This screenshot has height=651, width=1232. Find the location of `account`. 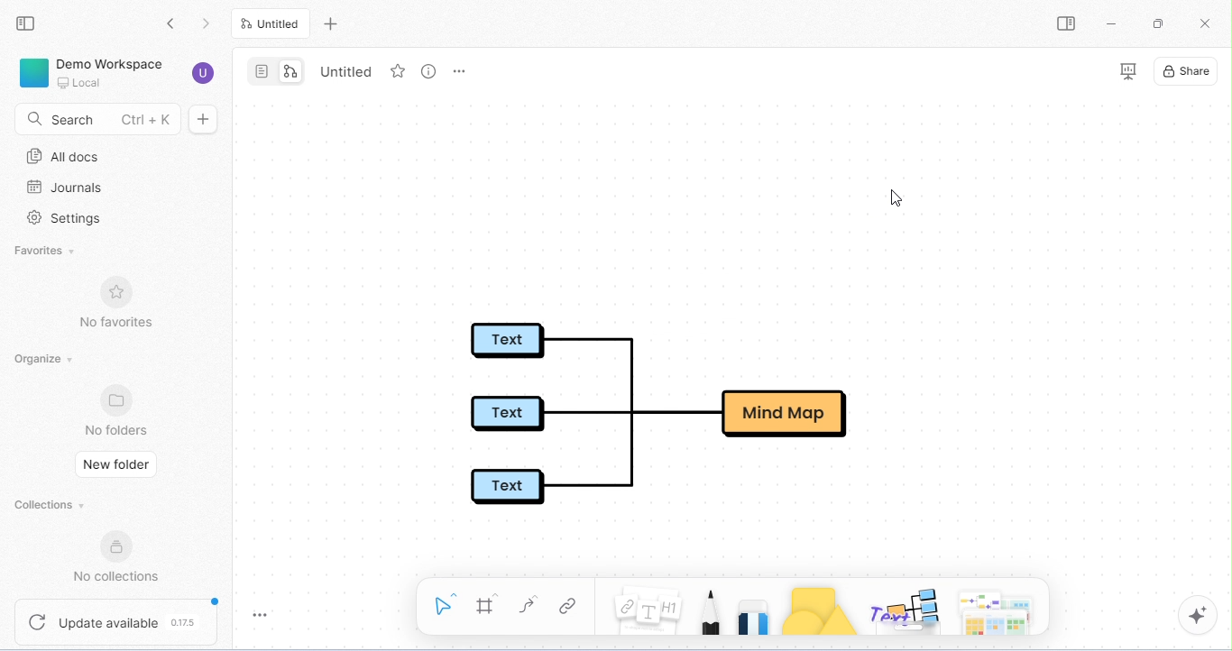

account is located at coordinates (202, 72).